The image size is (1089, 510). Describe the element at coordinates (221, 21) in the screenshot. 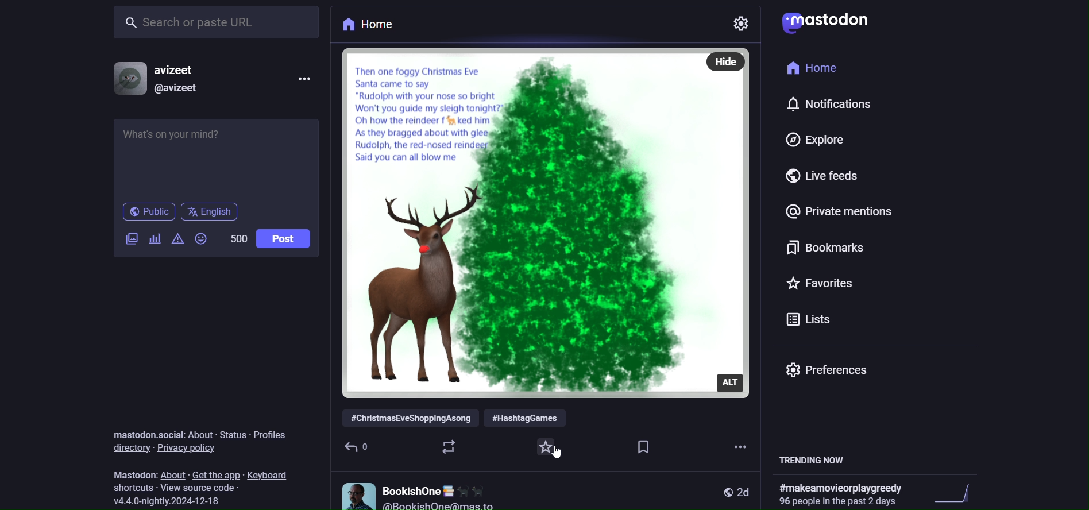

I see `search` at that location.